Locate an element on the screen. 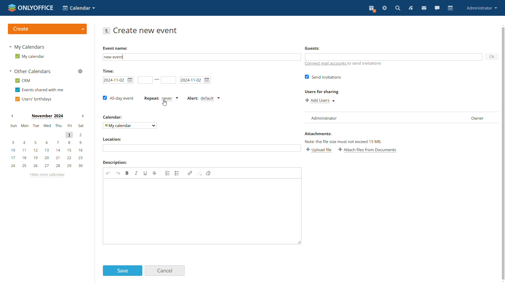  Location is located at coordinates (112, 139).